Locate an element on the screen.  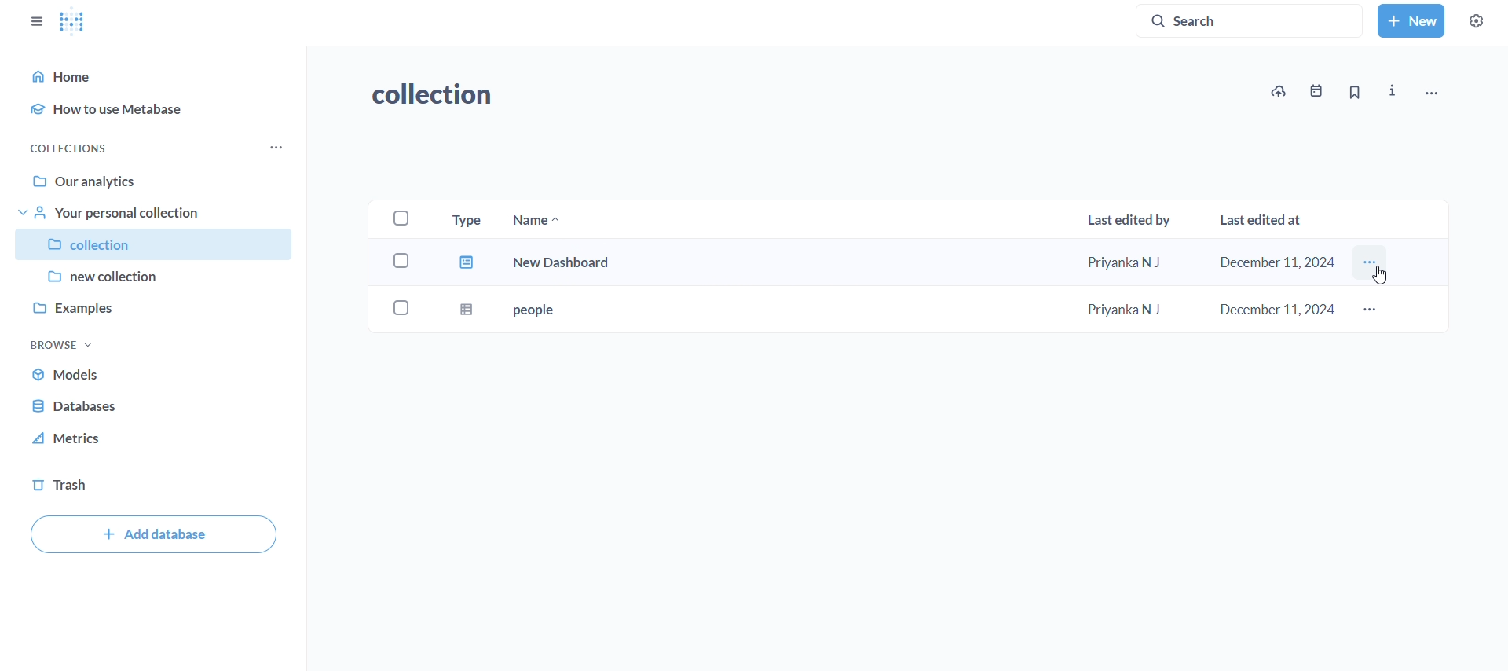
logo is located at coordinates (73, 24).